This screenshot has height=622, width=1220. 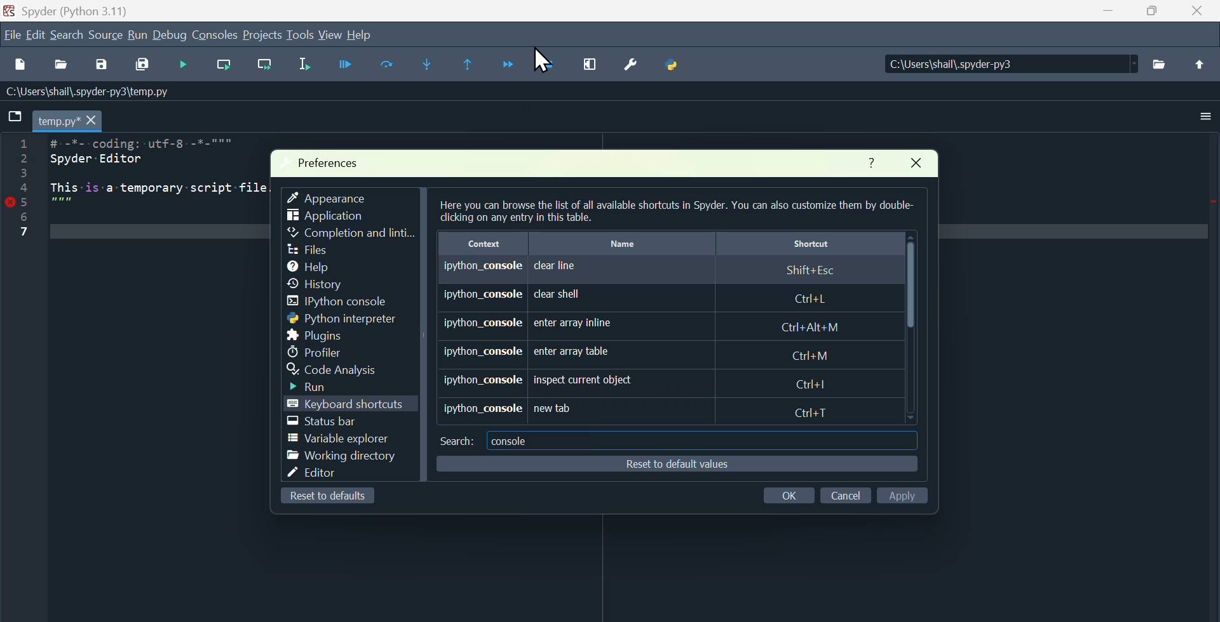 I want to click on Run selection, so click(x=308, y=65).